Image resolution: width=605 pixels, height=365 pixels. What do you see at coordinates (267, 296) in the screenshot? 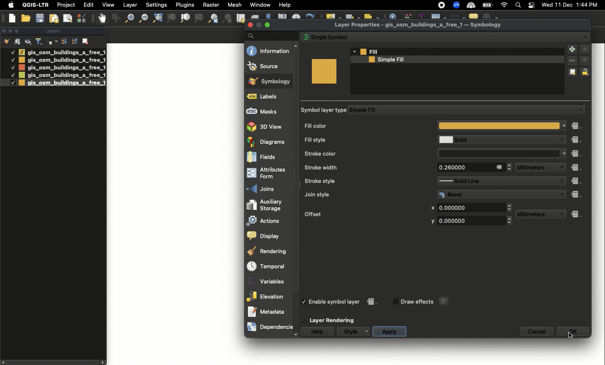
I see `Elevation` at bounding box center [267, 296].